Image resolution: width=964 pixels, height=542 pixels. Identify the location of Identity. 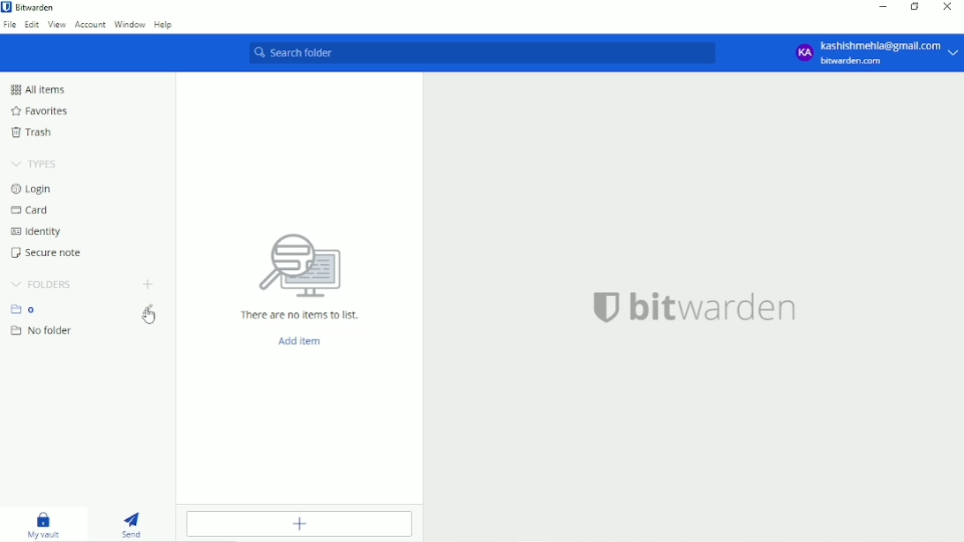
(36, 231).